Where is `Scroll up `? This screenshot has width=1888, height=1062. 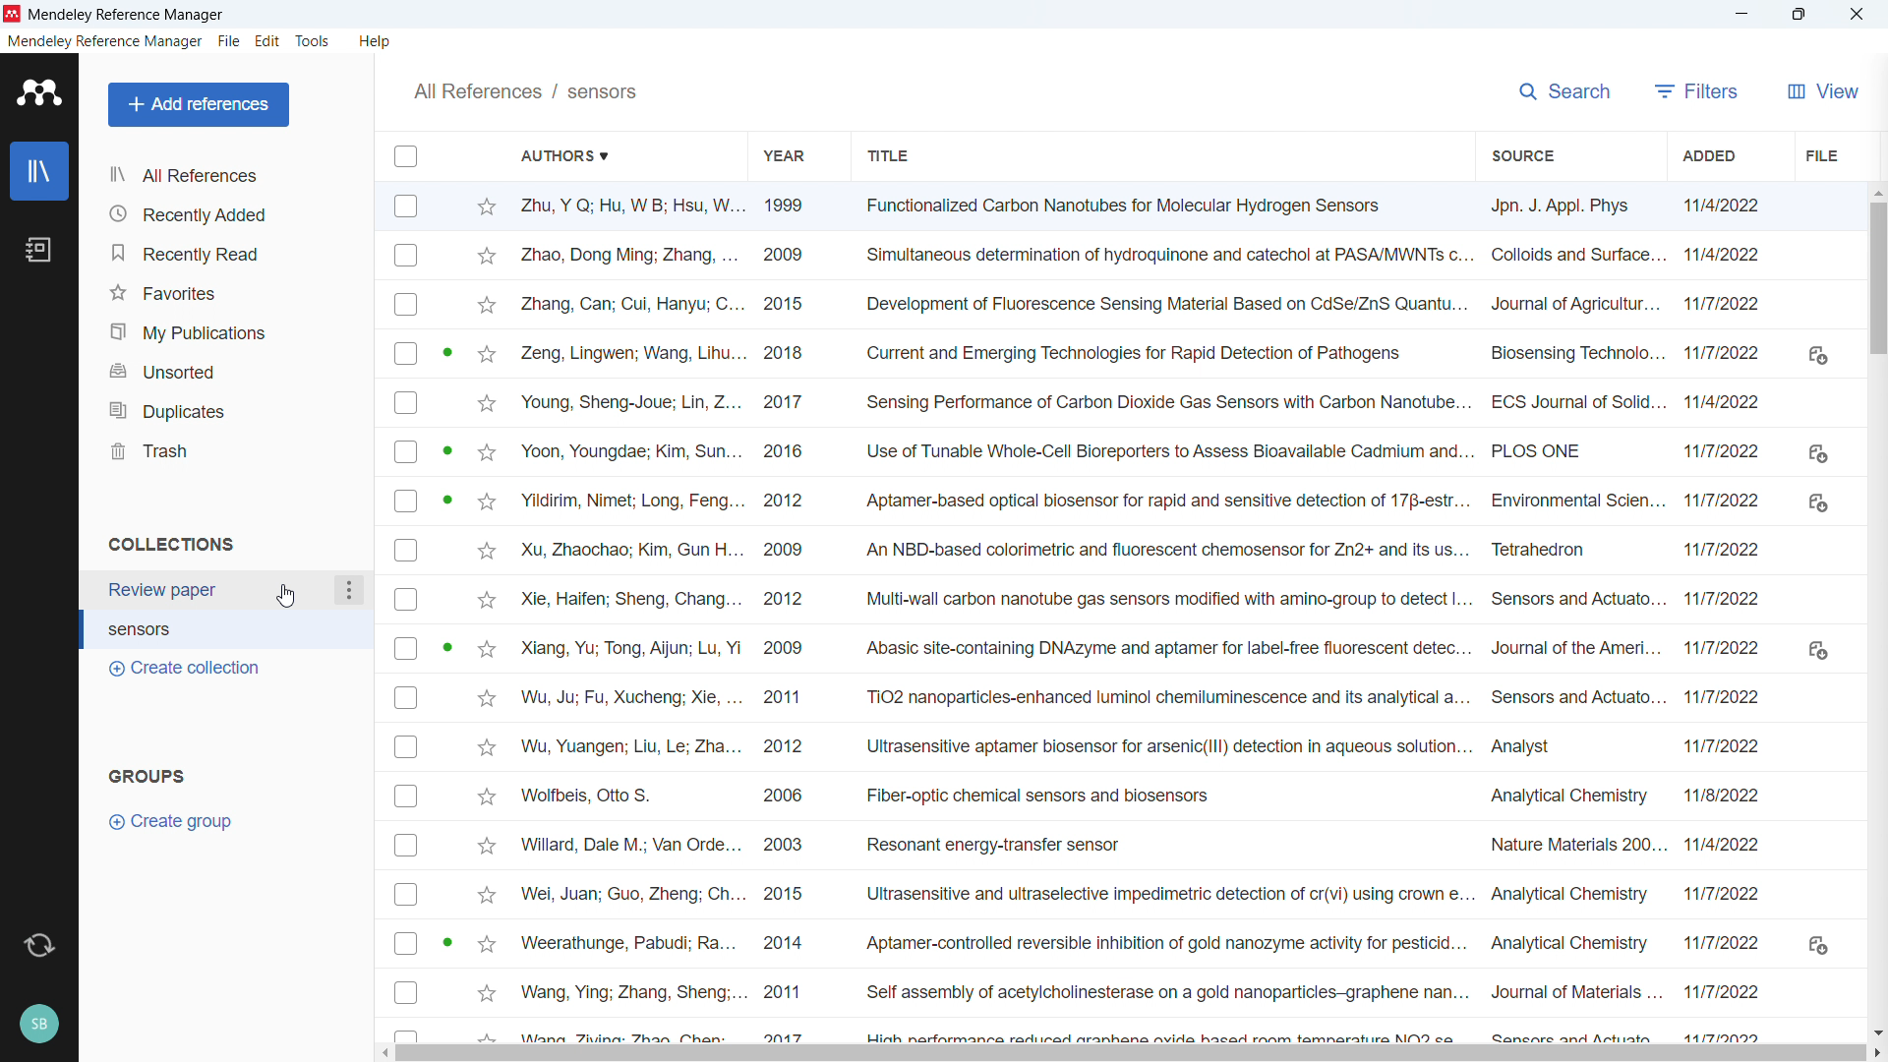 Scroll up  is located at coordinates (1876, 191).